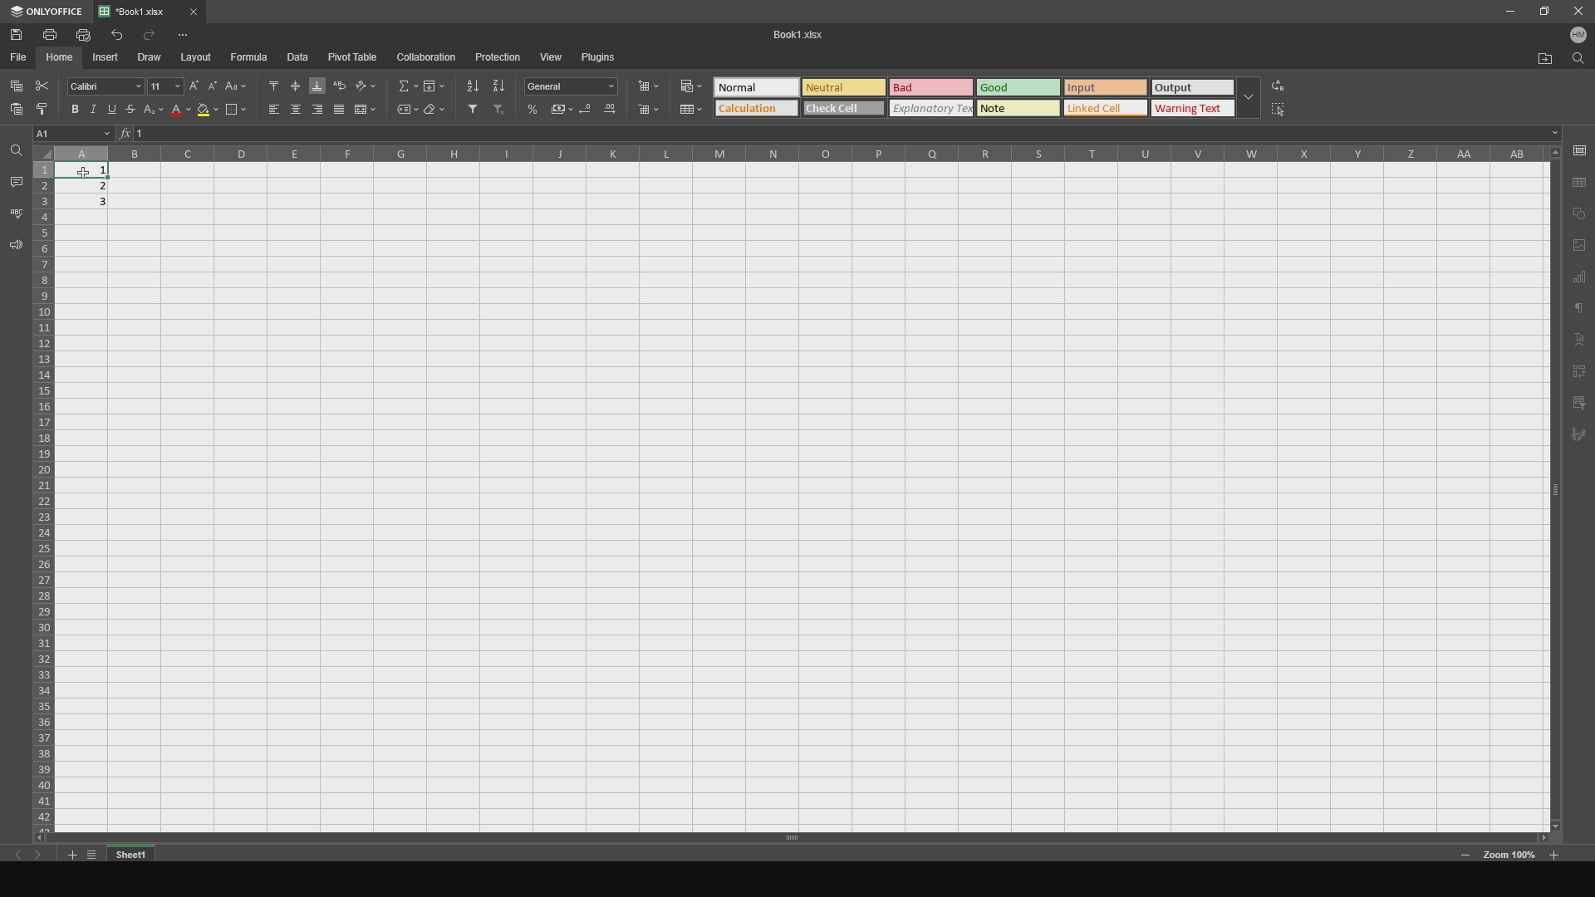  What do you see at coordinates (15, 180) in the screenshot?
I see `comments` at bounding box center [15, 180].